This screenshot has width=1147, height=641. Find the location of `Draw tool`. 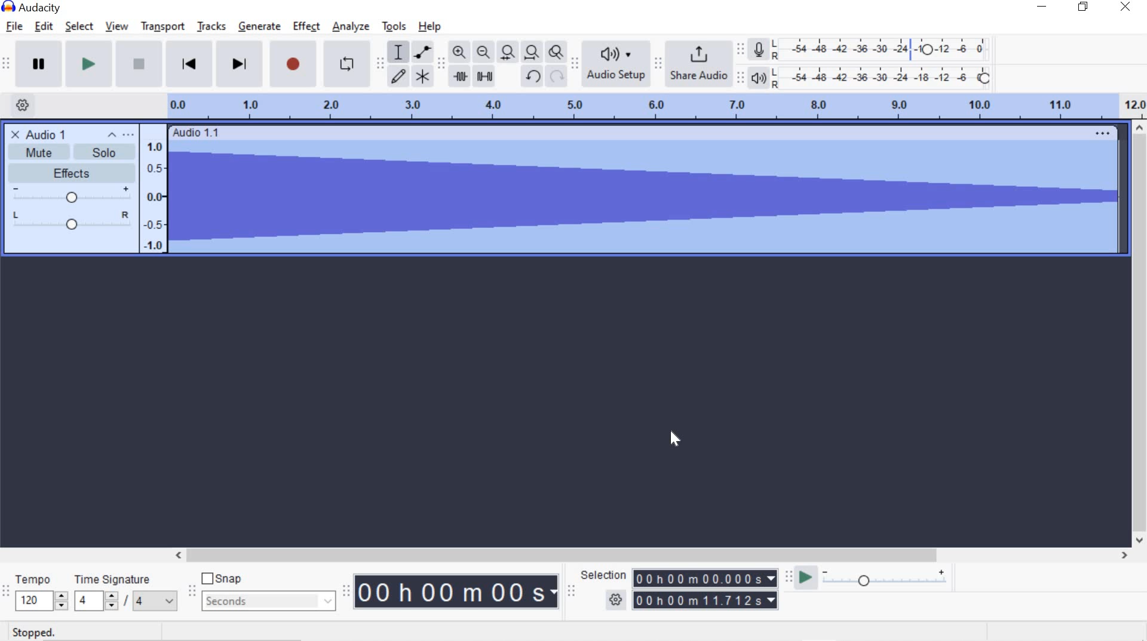

Draw tool is located at coordinates (399, 77).